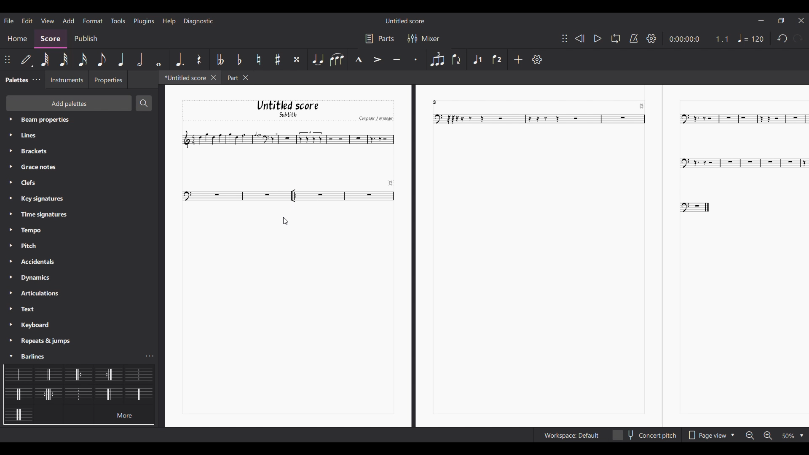 The width and height of the screenshot is (809, 455). Describe the element at coordinates (31, 230) in the screenshot. I see `Palette settings` at that location.